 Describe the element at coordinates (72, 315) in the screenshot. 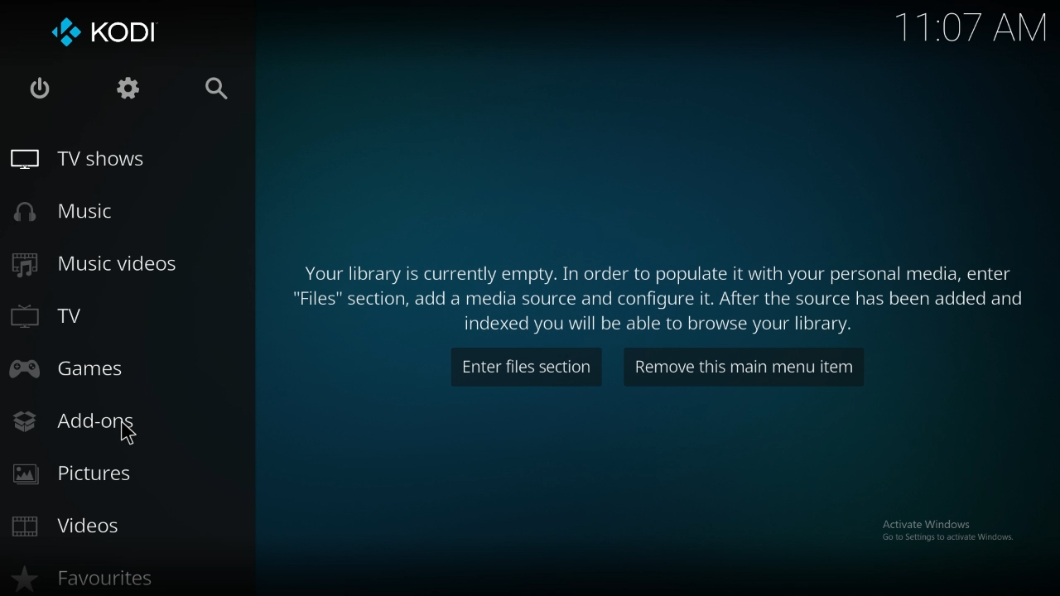

I see `tv` at that location.